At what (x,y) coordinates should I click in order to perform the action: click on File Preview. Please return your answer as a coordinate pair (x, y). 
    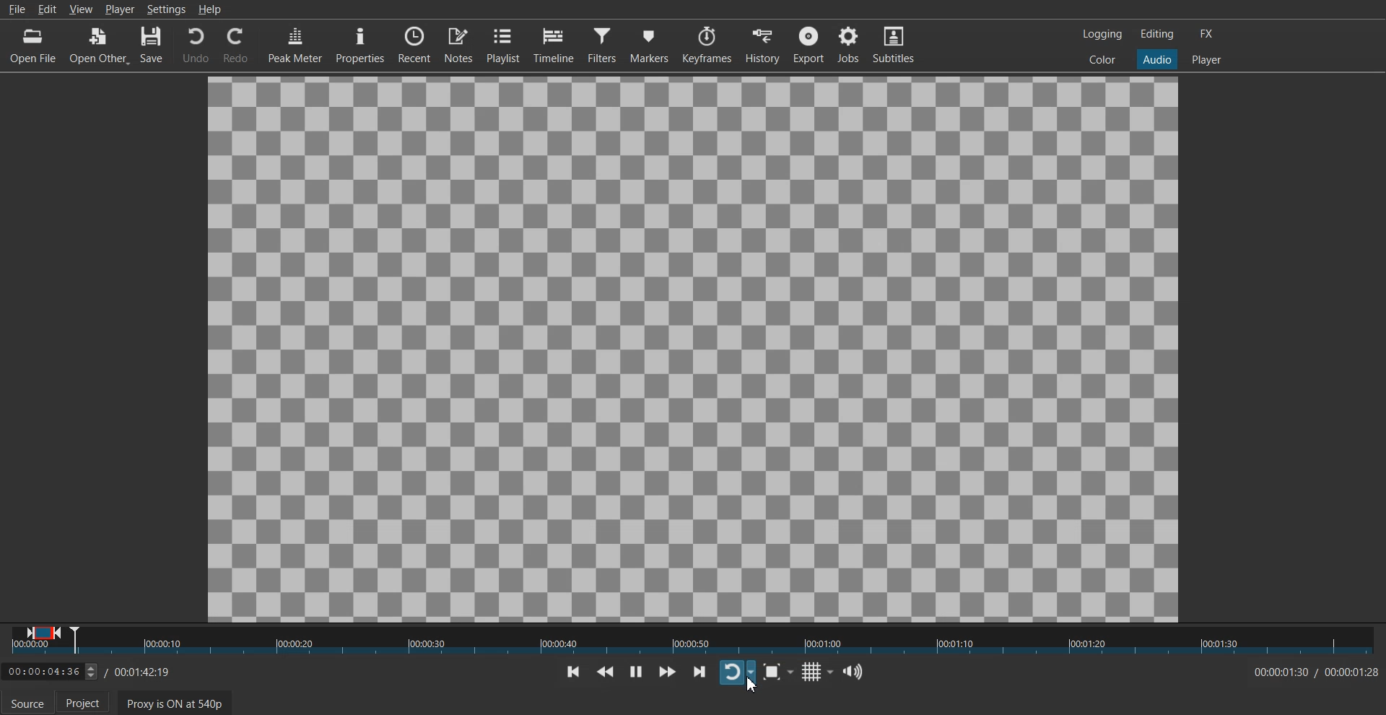
    Looking at the image, I should click on (693, 347).